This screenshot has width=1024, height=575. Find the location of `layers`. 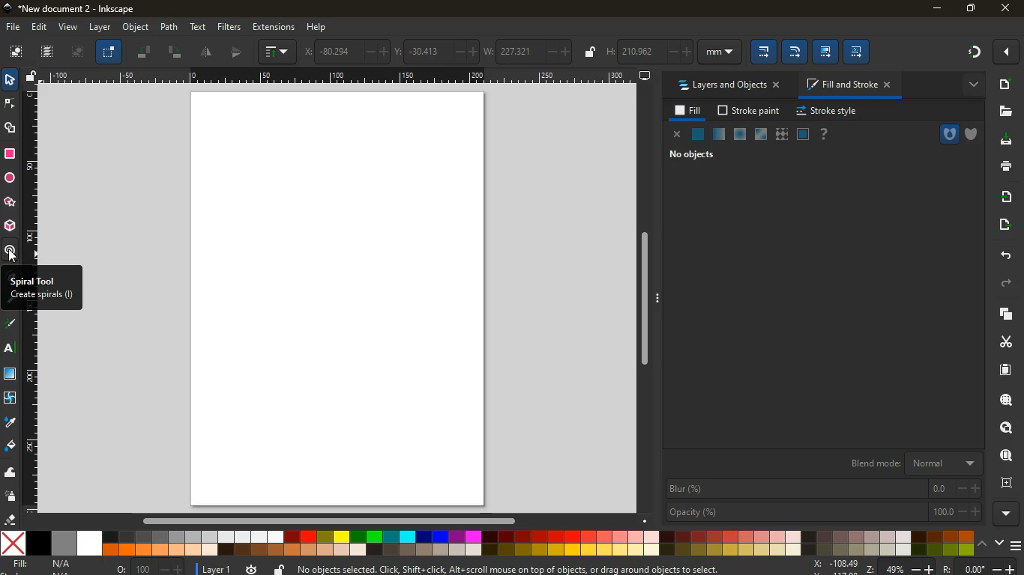

layers is located at coordinates (48, 52).